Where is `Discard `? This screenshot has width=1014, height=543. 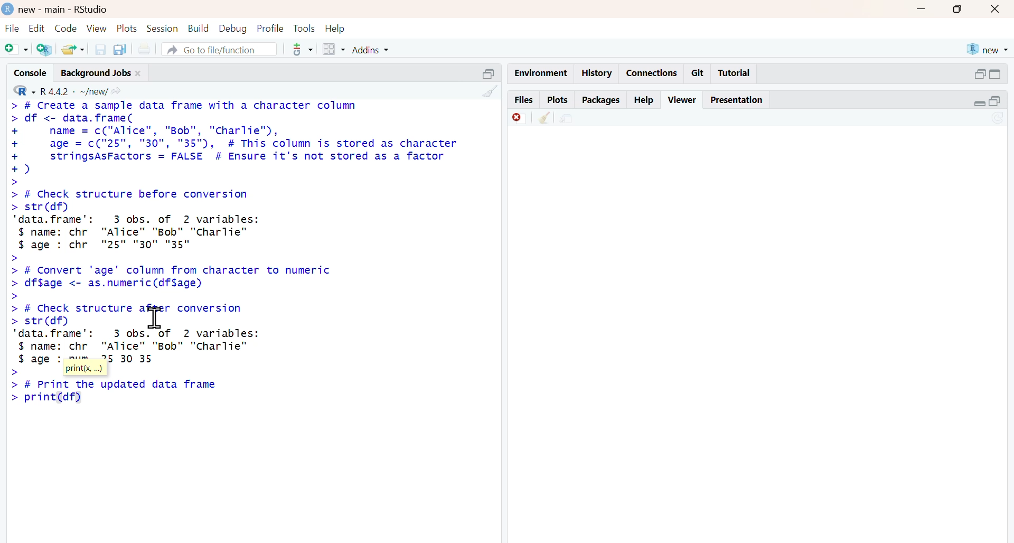 Discard  is located at coordinates (520, 118).